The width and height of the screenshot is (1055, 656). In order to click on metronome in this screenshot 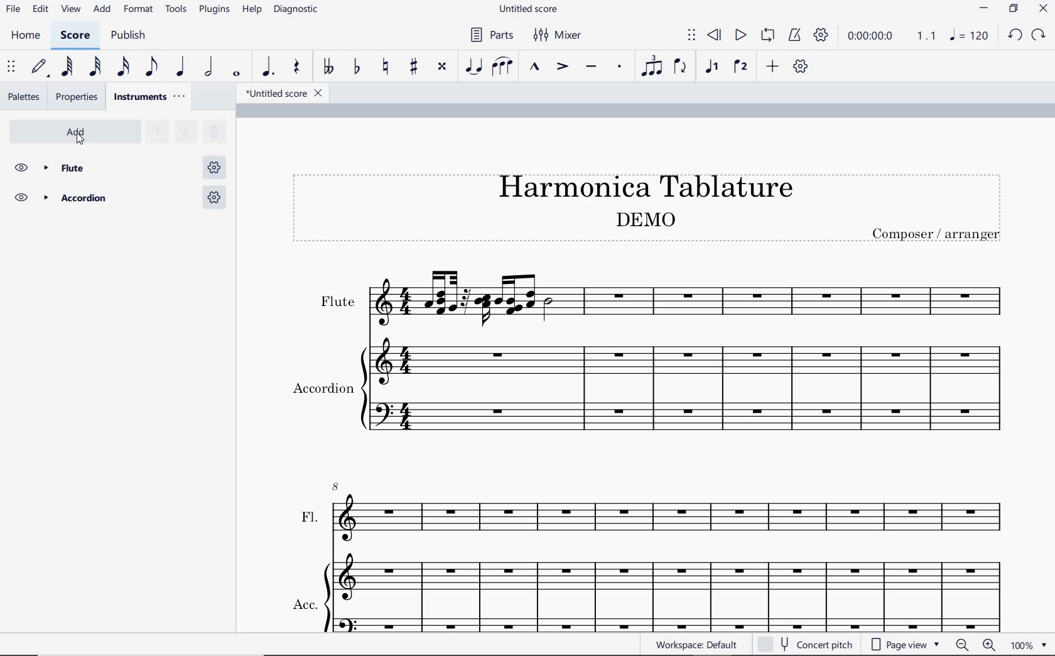, I will do `click(794, 36)`.